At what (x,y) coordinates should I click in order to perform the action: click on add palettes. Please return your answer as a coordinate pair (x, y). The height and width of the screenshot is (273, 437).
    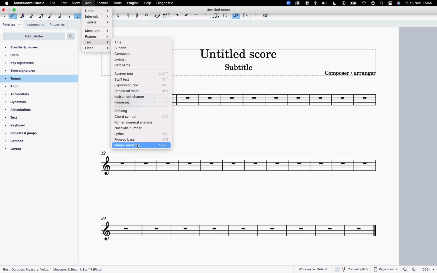
    Looking at the image, I should click on (33, 37).